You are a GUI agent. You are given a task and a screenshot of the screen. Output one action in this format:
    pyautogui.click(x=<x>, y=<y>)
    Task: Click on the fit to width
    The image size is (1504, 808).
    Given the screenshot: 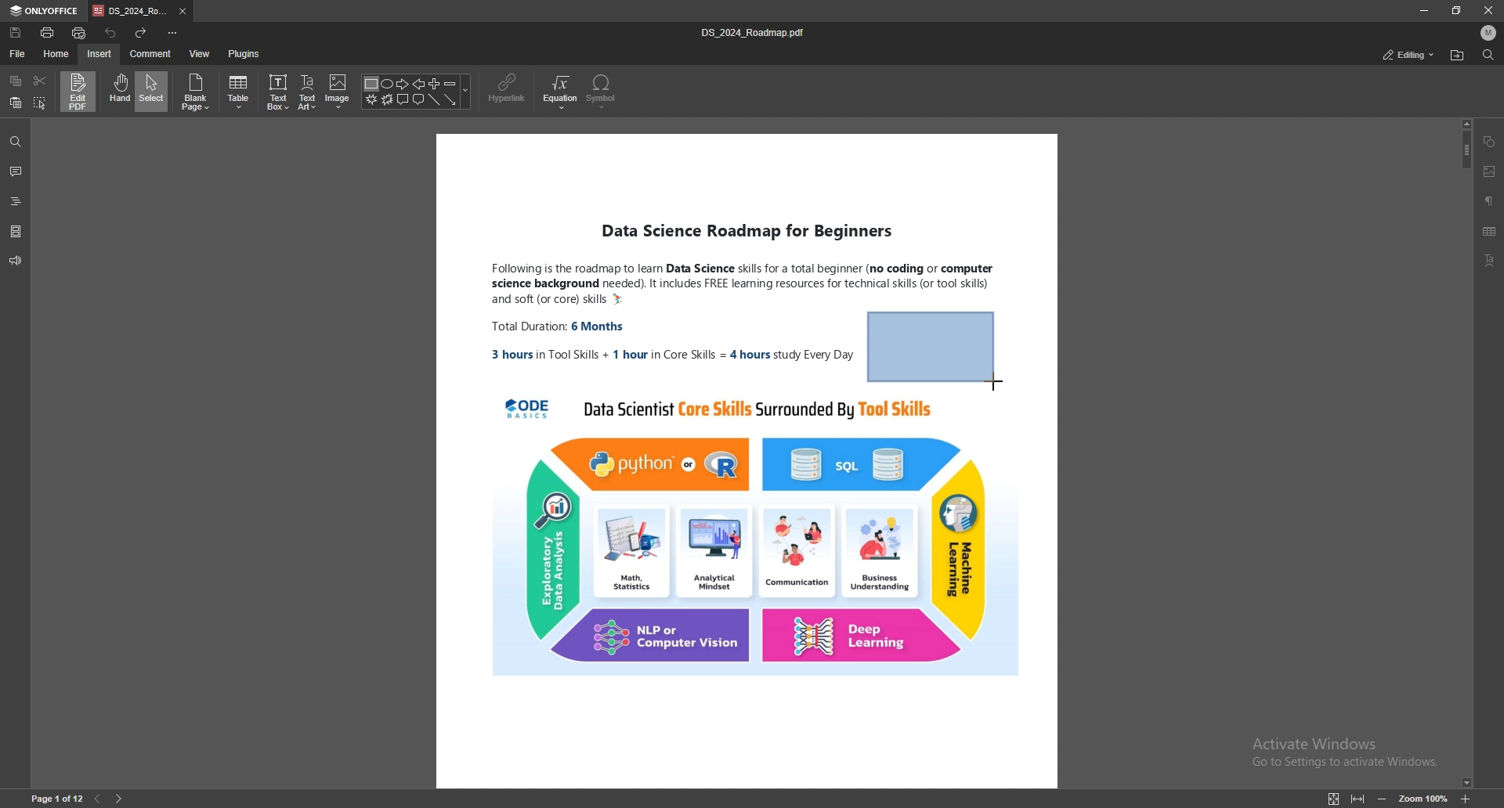 What is the action you would take?
    pyautogui.click(x=1360, y=798)
    